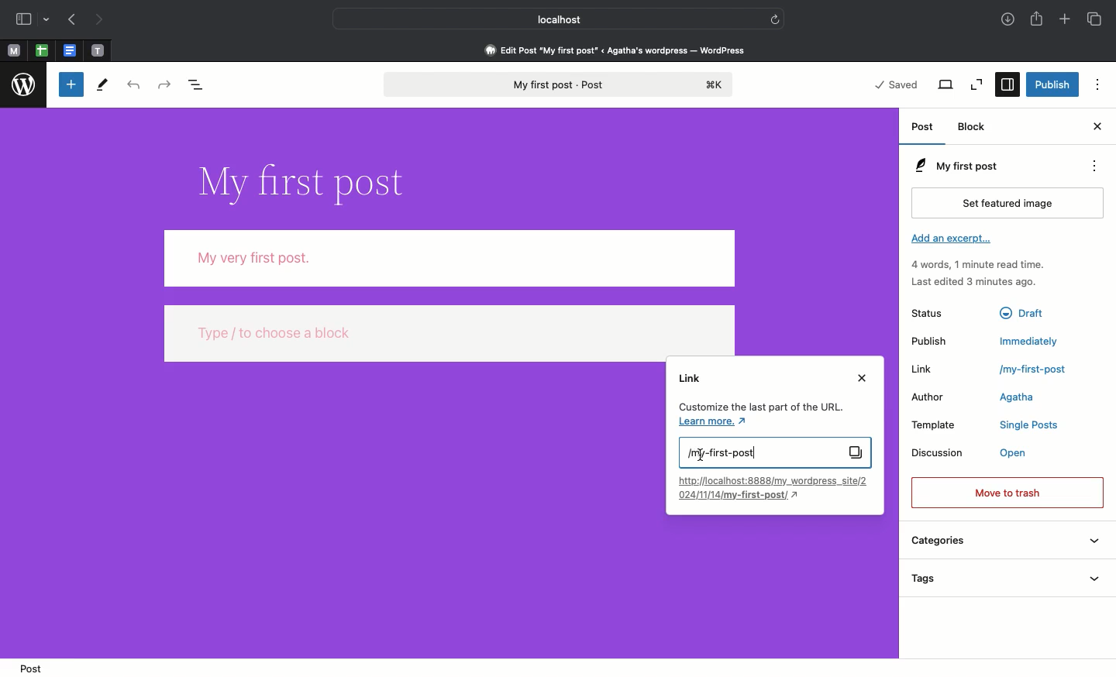  What do you see at coordinates (759, 415) in the screenshot?
I see `Customize the last part of the URL` at bounding box center [759, 415].